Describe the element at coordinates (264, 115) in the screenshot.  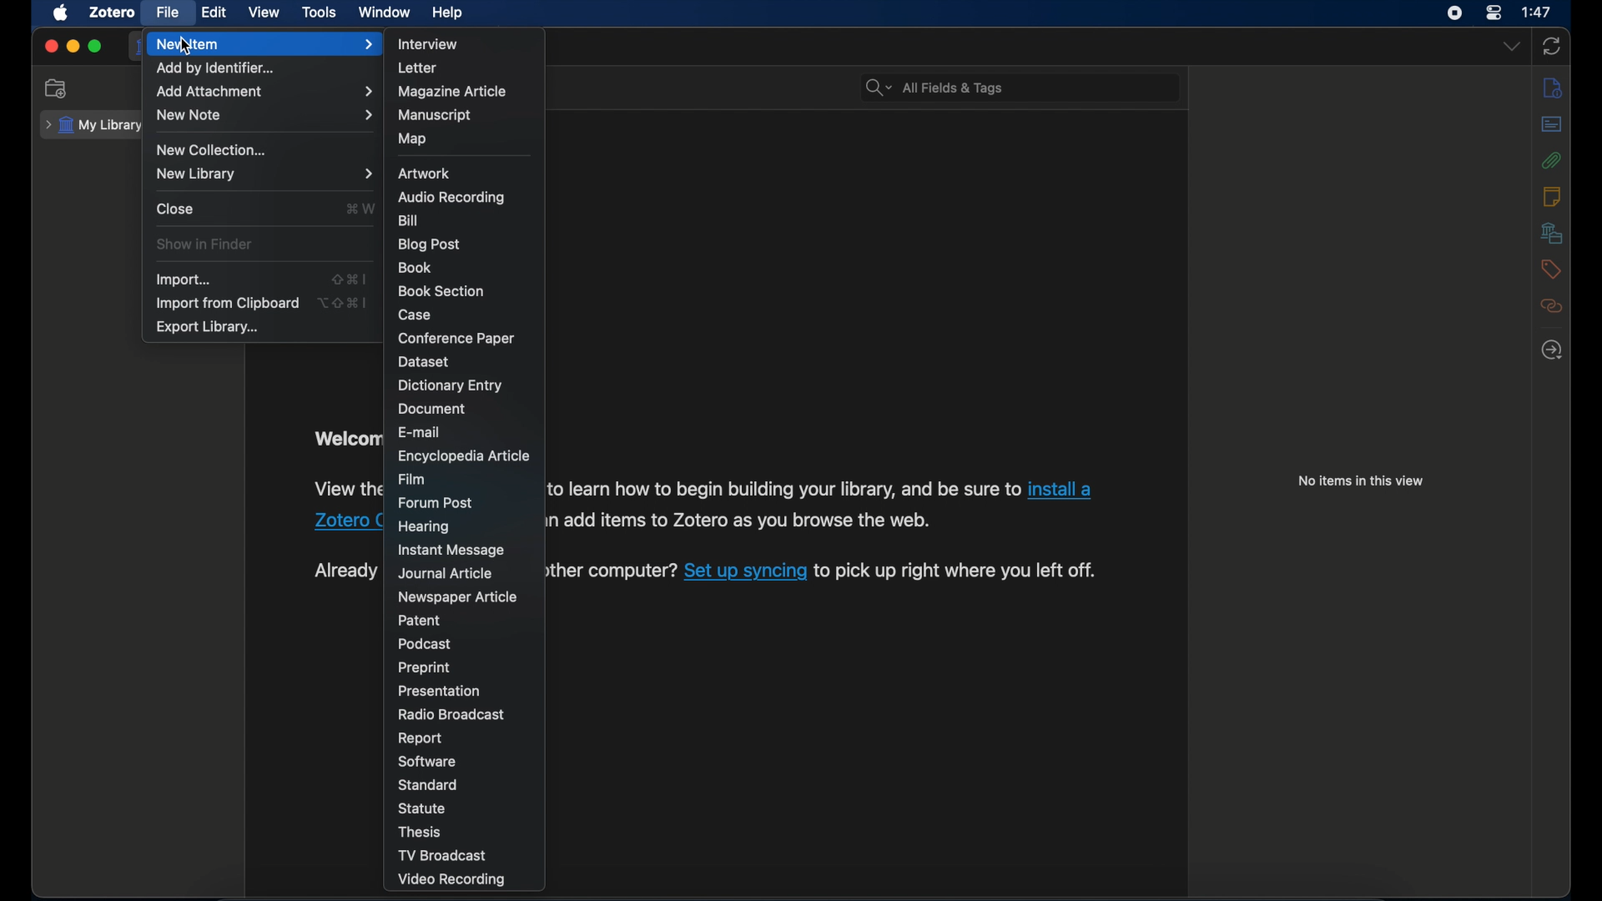
I see `new note` at that location.